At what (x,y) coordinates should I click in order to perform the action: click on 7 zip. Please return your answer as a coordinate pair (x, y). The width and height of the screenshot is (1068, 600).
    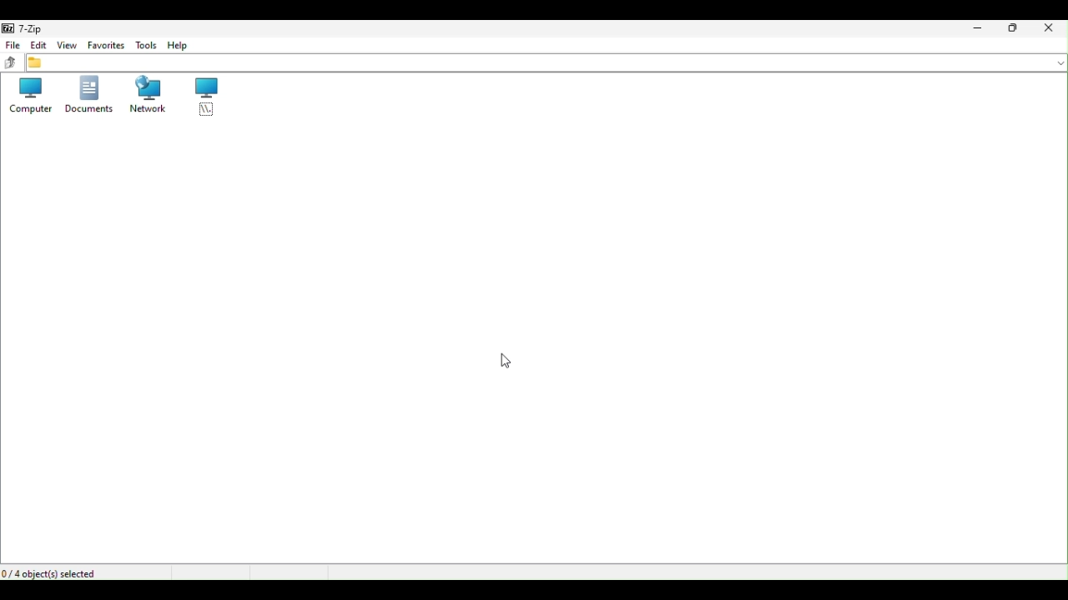
    Looking at the image, I should click on (26, 27).